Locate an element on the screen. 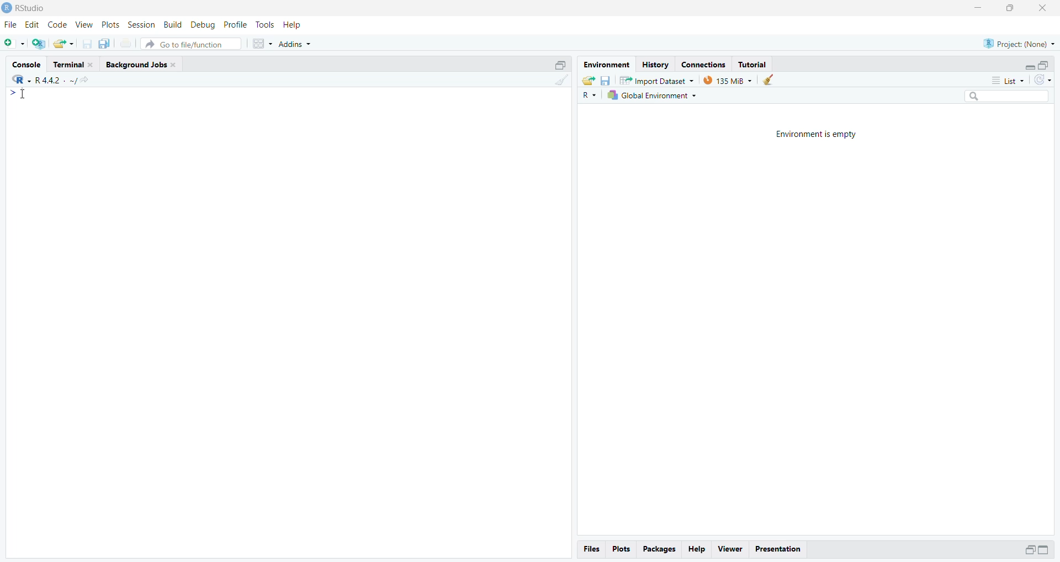 This screenshot has height=562, width=1060. Plots is located at coordinates (623, 550).